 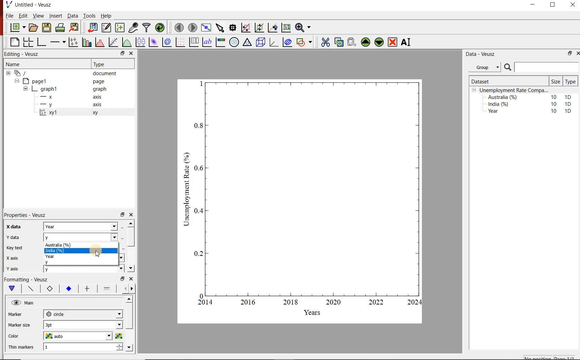 What do you see at coordinates (71, 89) in the screenshot?
I see `graph1
pl graph` at bounding box center [71, 89].